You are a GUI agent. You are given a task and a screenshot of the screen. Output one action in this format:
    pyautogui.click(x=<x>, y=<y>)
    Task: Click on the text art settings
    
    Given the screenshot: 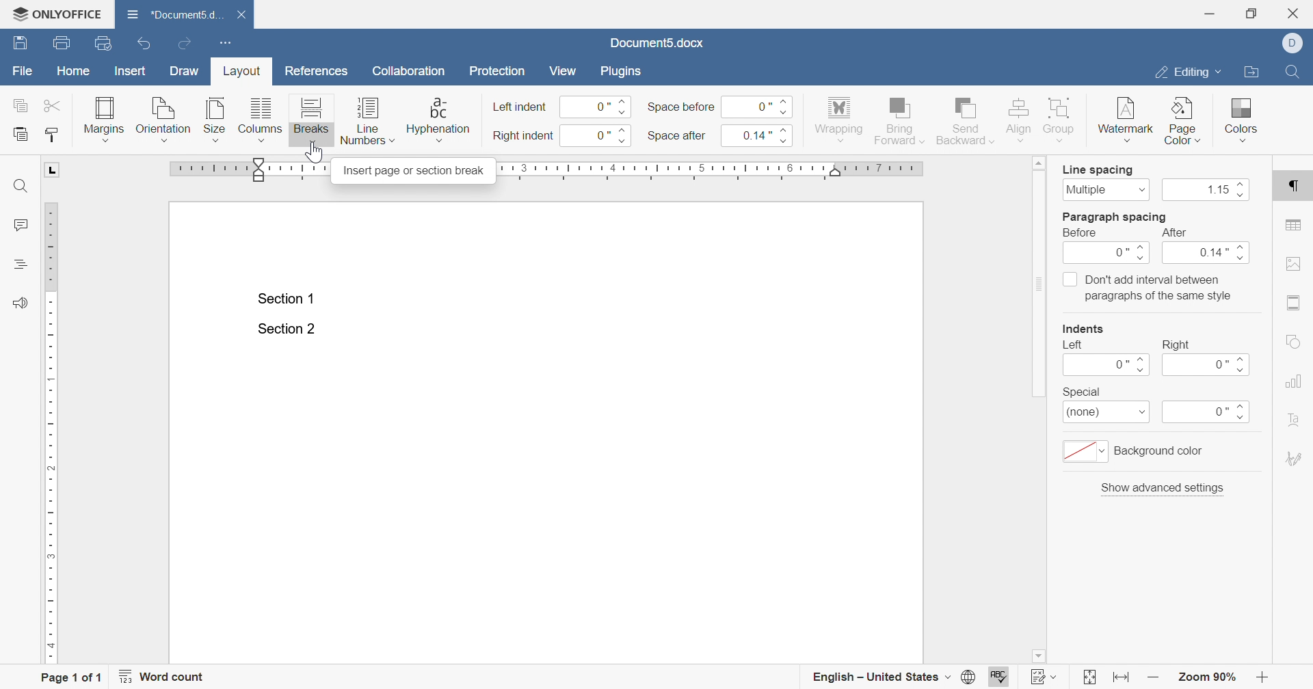 What is the action you would take?
    pyautogui.click(x=1292, y=418)
    